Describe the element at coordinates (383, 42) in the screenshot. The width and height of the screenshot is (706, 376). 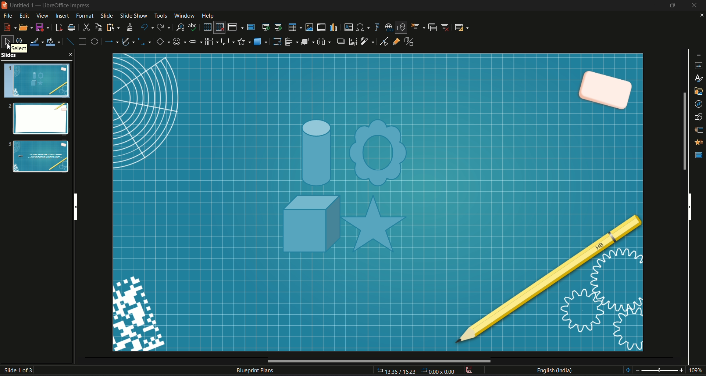
I see `toggle point` at that location.